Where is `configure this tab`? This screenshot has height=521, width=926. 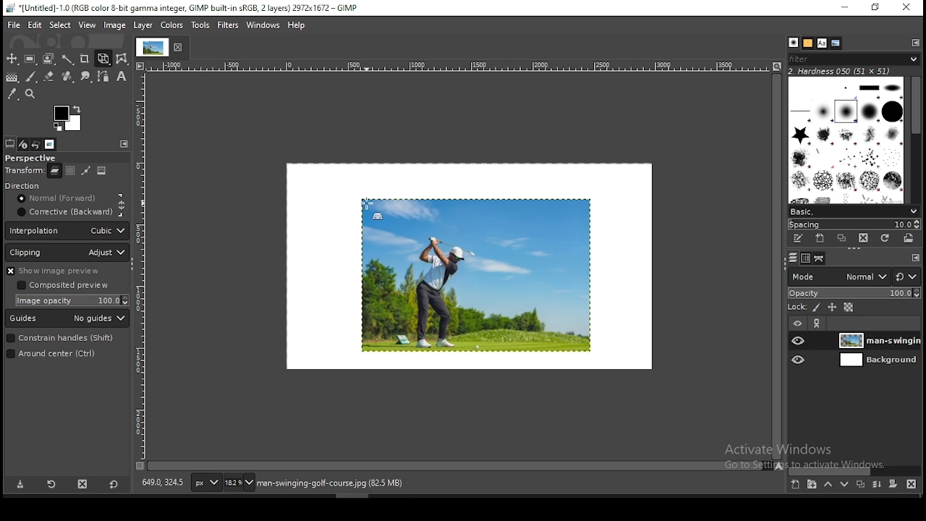
configure this tab is located at coordinates (124, 144).